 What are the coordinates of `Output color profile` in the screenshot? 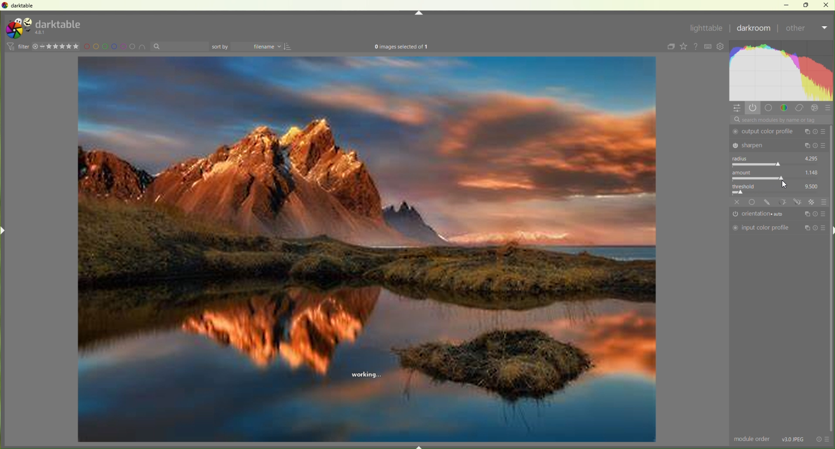 It's located at (765, 132).